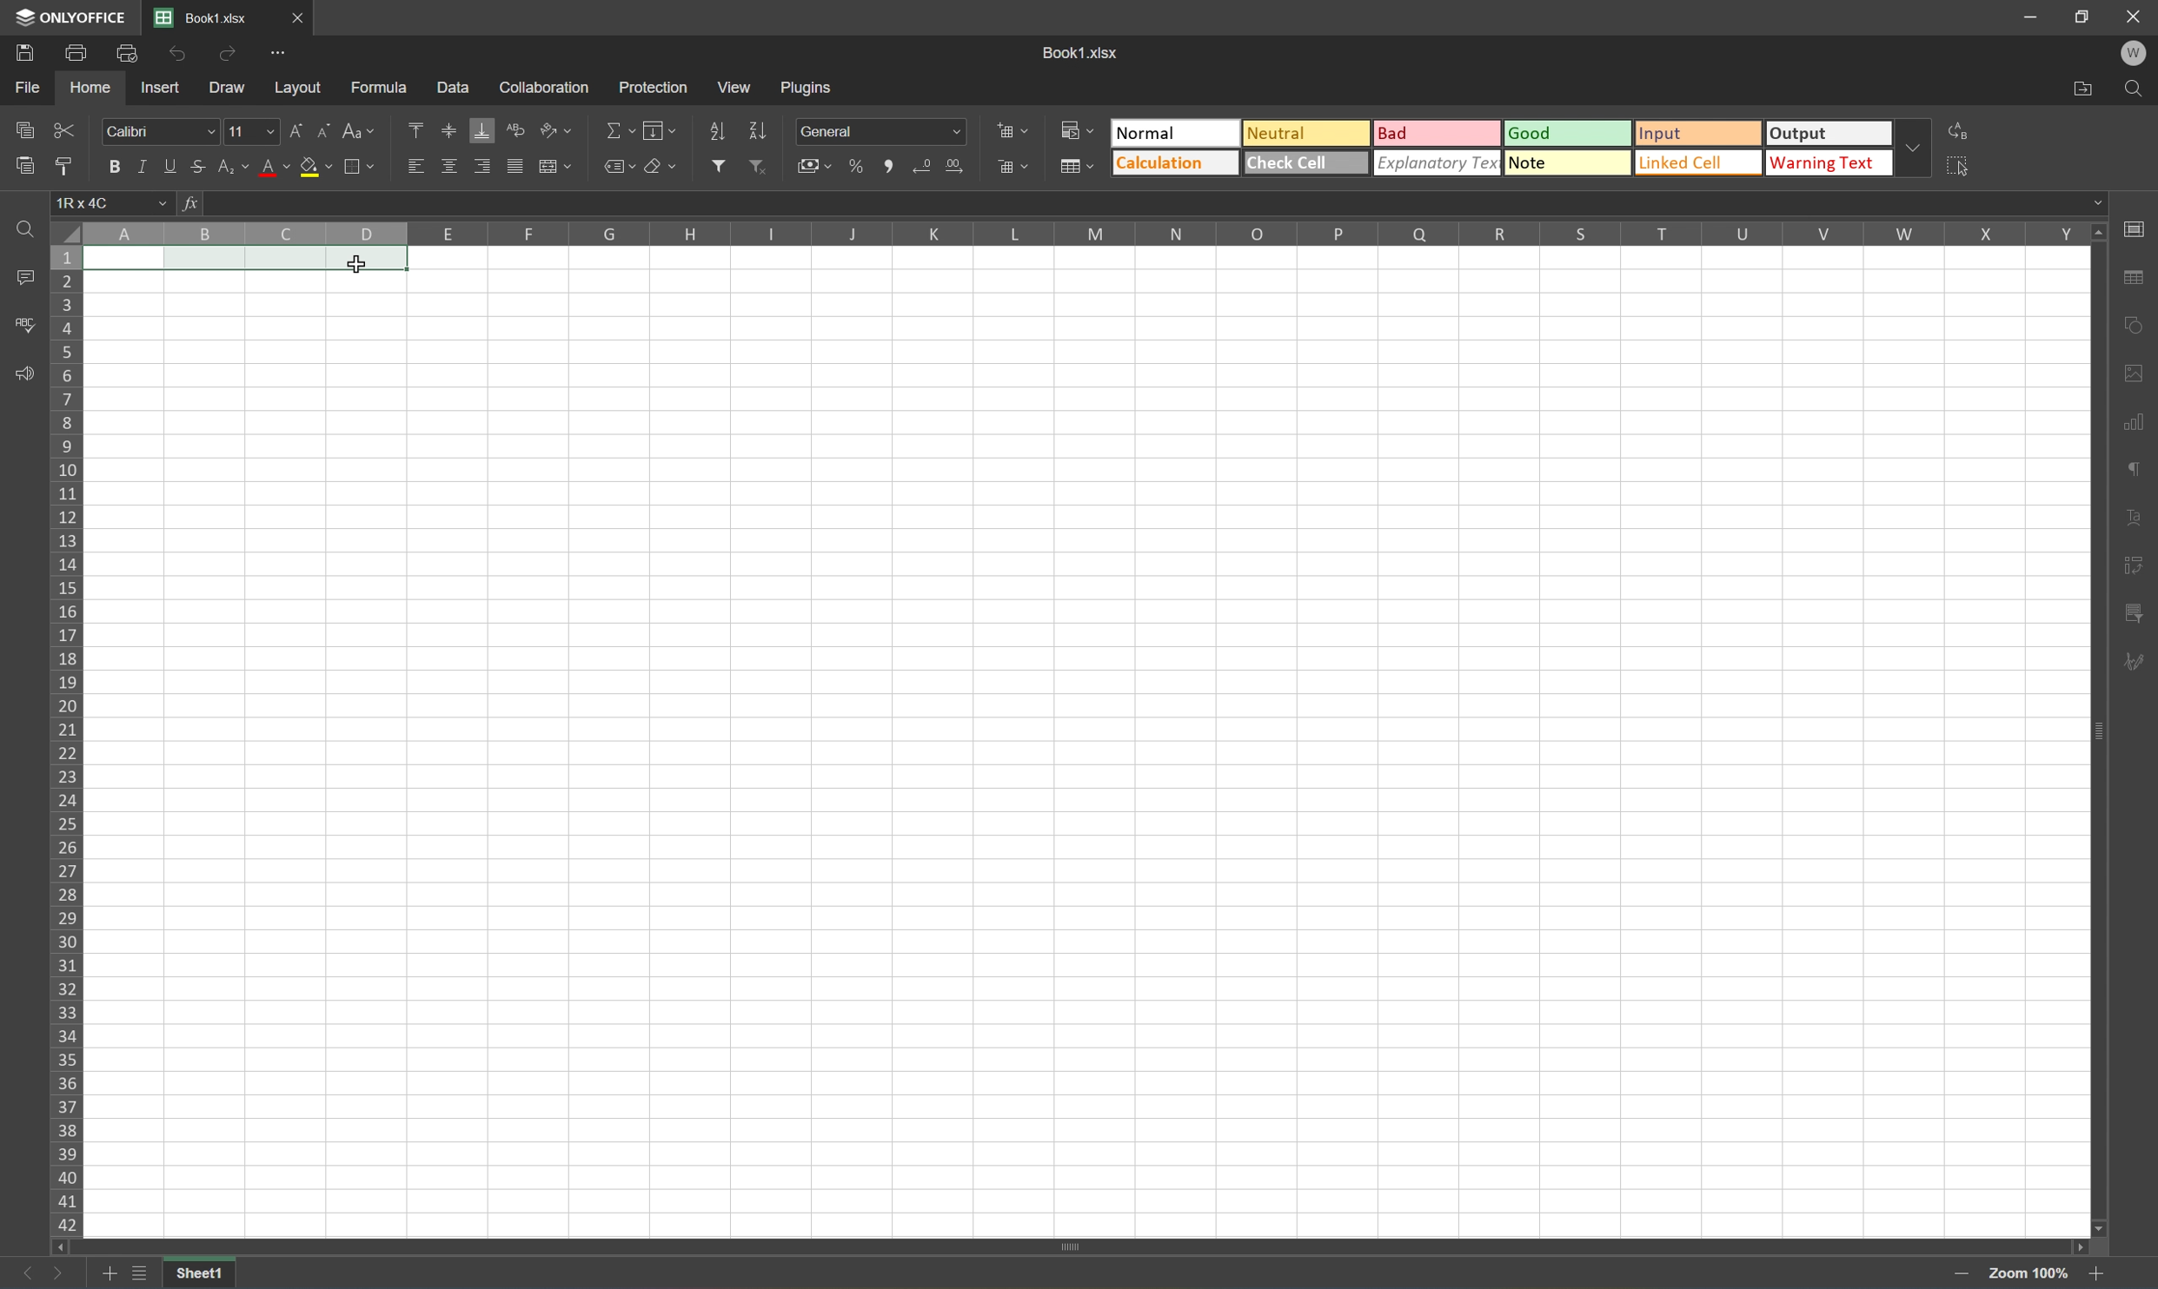 The height and width of the screenshot is (1289, 2158). Describe the element at coordinates (203, 167) in the screenshot. I see `Strikethrough` at that location.